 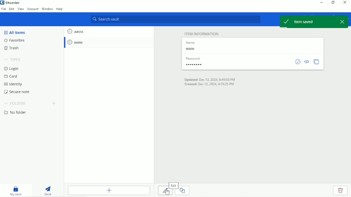 What do you see at coordinates (307, 61) in the screenshot?
I see `Toggle visibility` at bounding box center [307, 61].